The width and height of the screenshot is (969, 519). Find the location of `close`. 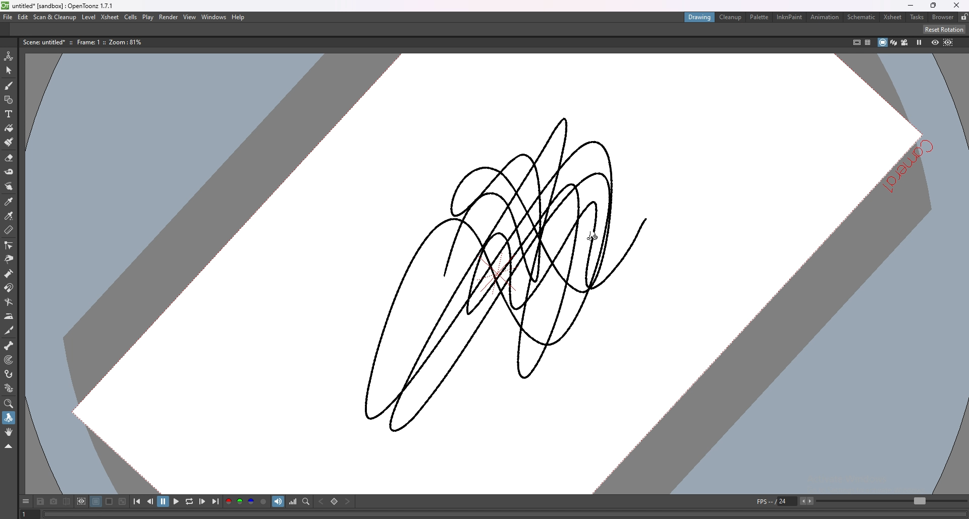

close is located at coordinates (958, 5).